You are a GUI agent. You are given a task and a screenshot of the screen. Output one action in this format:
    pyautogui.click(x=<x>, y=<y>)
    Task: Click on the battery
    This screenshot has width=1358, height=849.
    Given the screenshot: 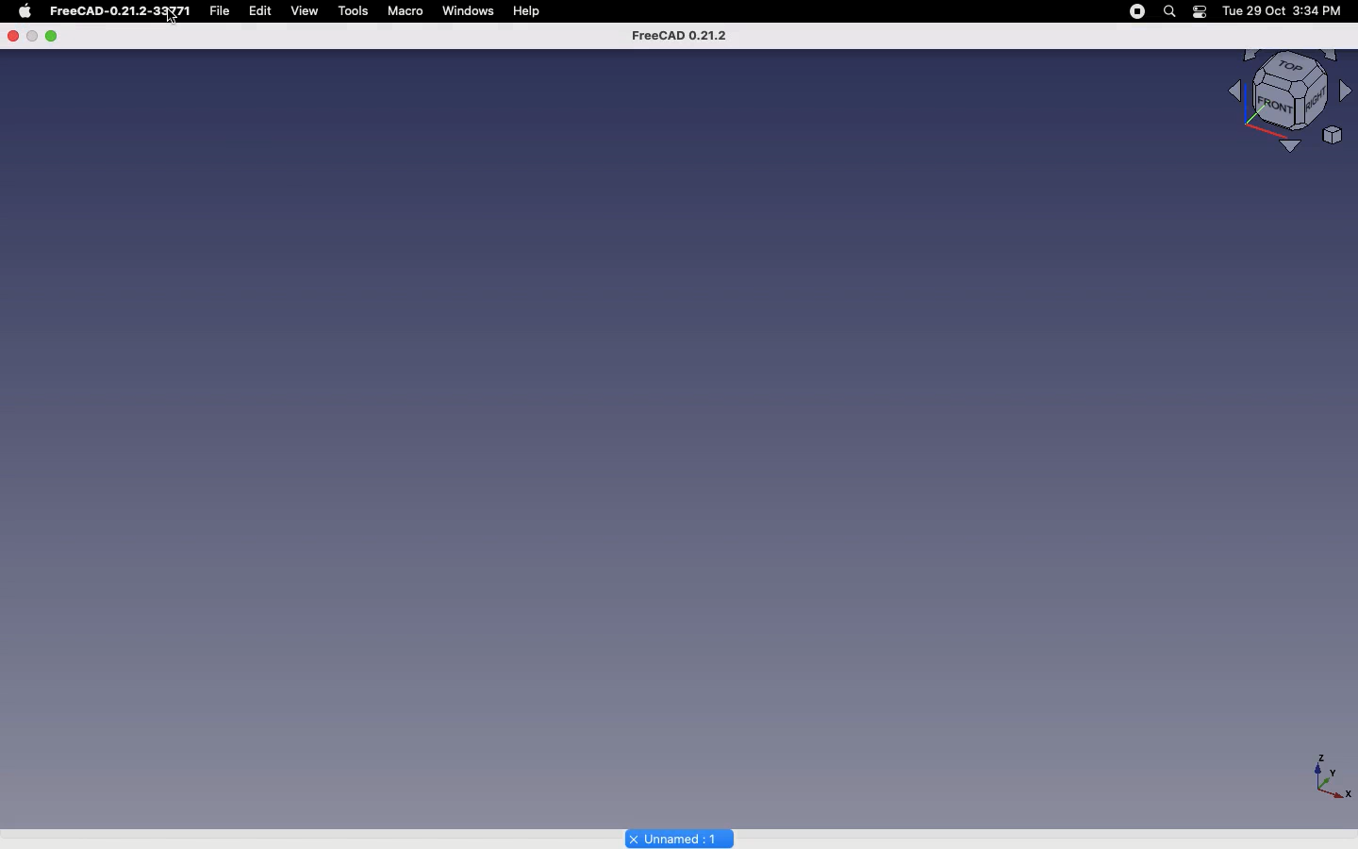 What is the action you would take?
    pyautogui.click(x=1201, y=13)
    